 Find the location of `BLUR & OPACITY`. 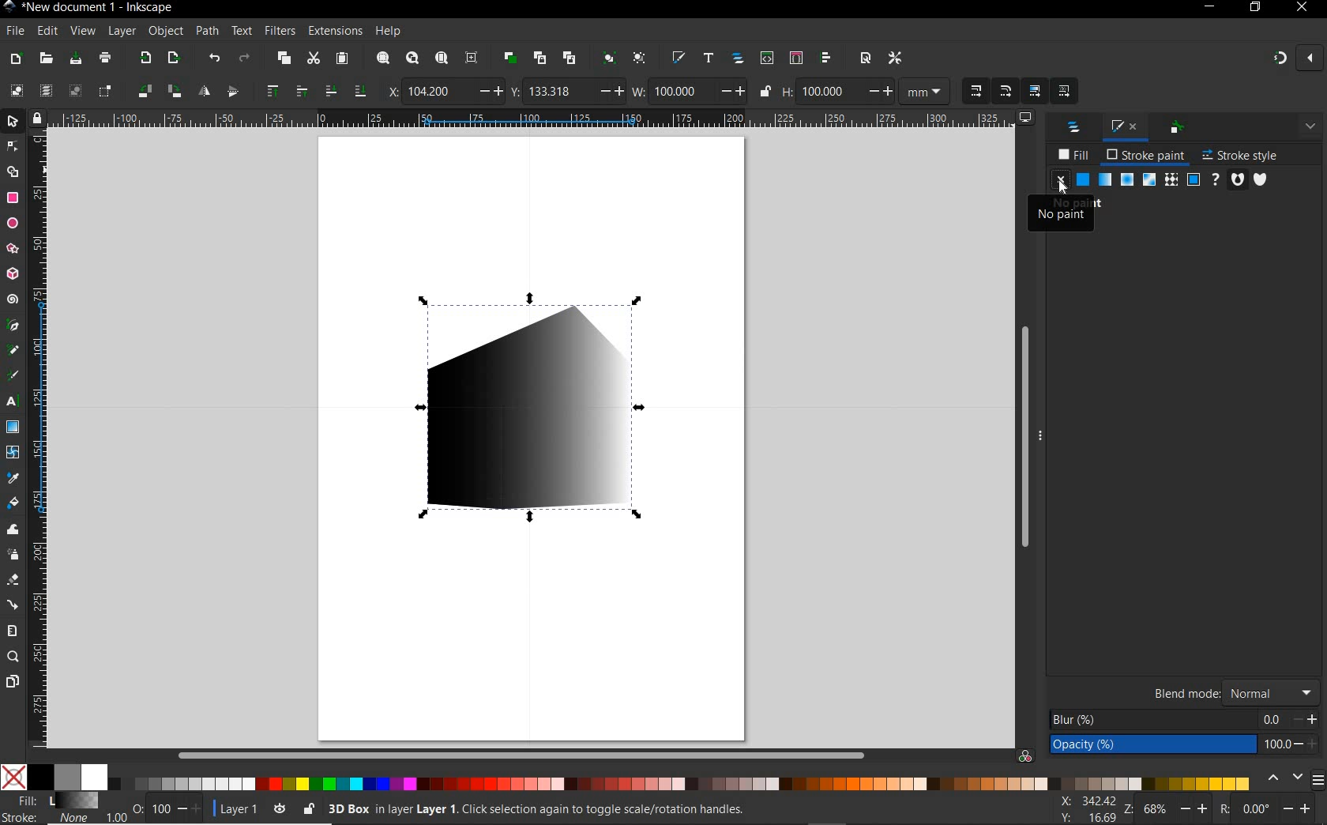

BLUR & OPACITY is located at coordinates (1153, 733).